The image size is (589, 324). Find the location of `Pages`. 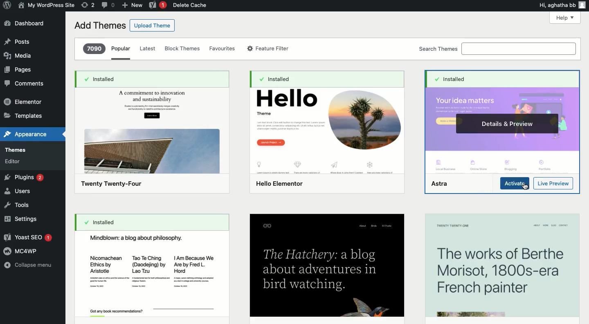

Pages is located at coordinates (18, 70).